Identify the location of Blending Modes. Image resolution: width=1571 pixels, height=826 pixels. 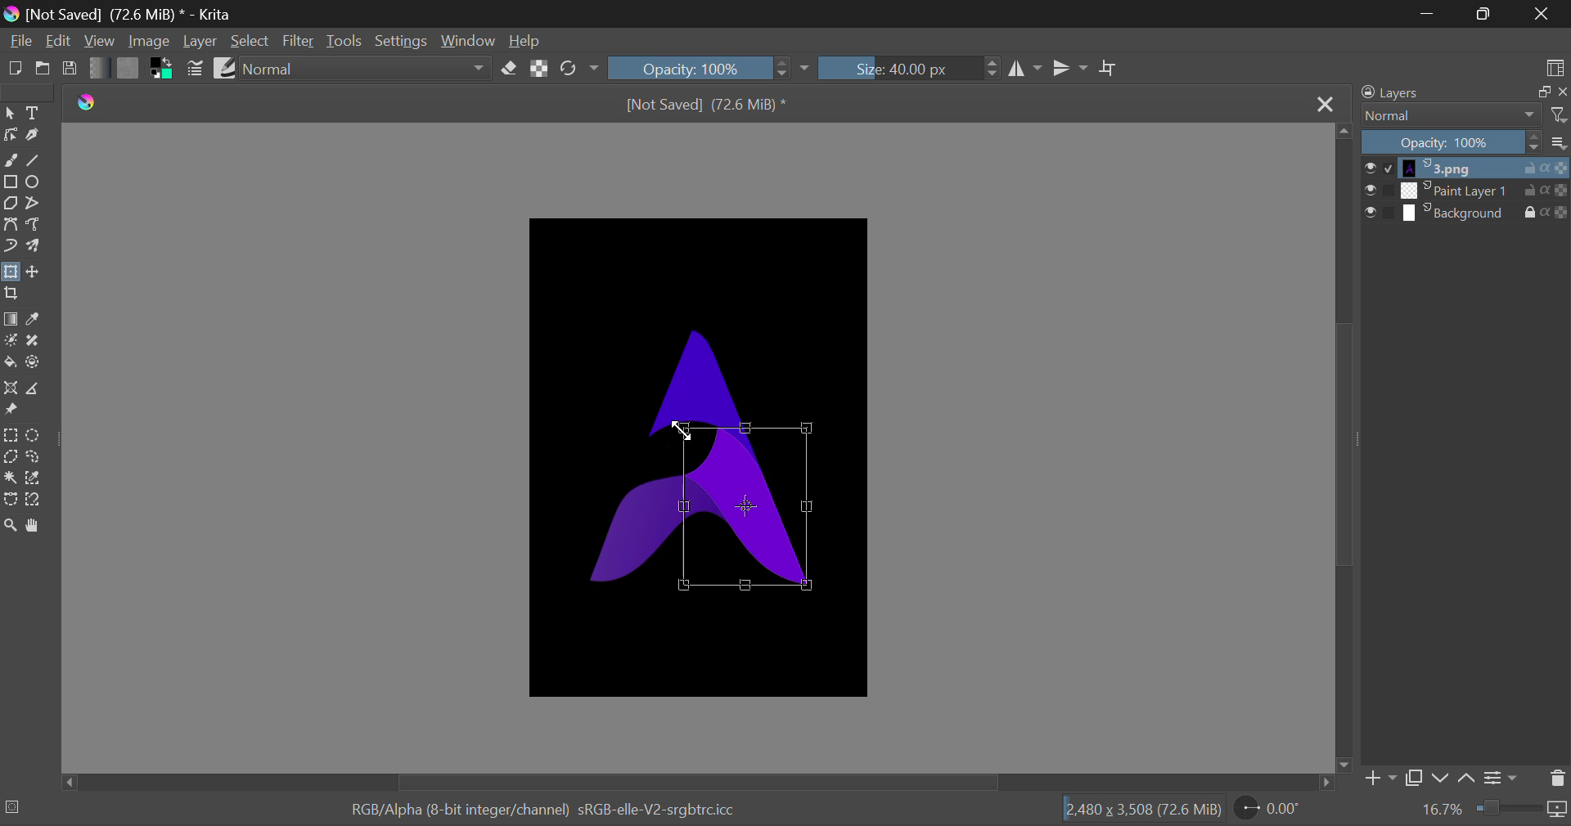
(367, 67).